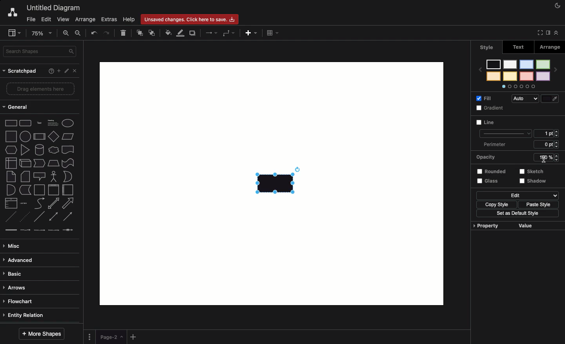  What do you see at coordinates (25, 217) in the screenshot?
I see `dotted line` at bounding box center [25, 217].